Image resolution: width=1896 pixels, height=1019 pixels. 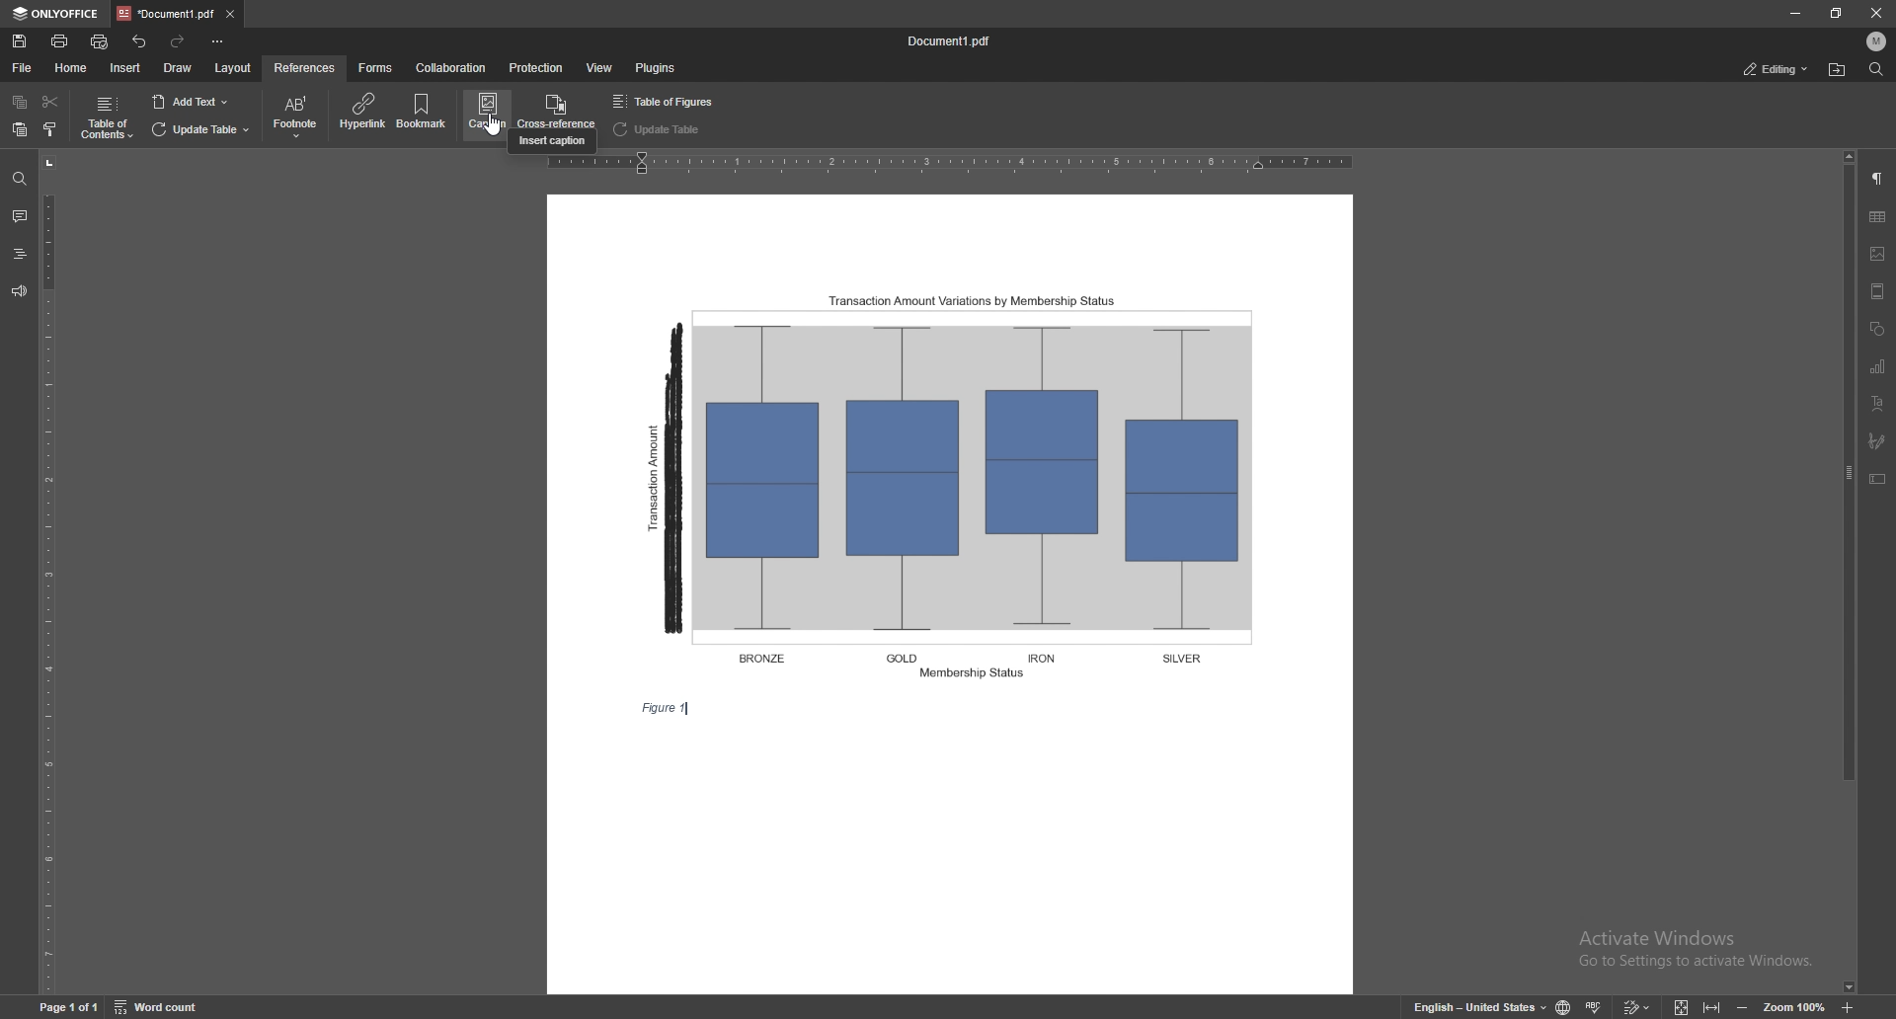 I want to click on save, so click(x=21, y=41).